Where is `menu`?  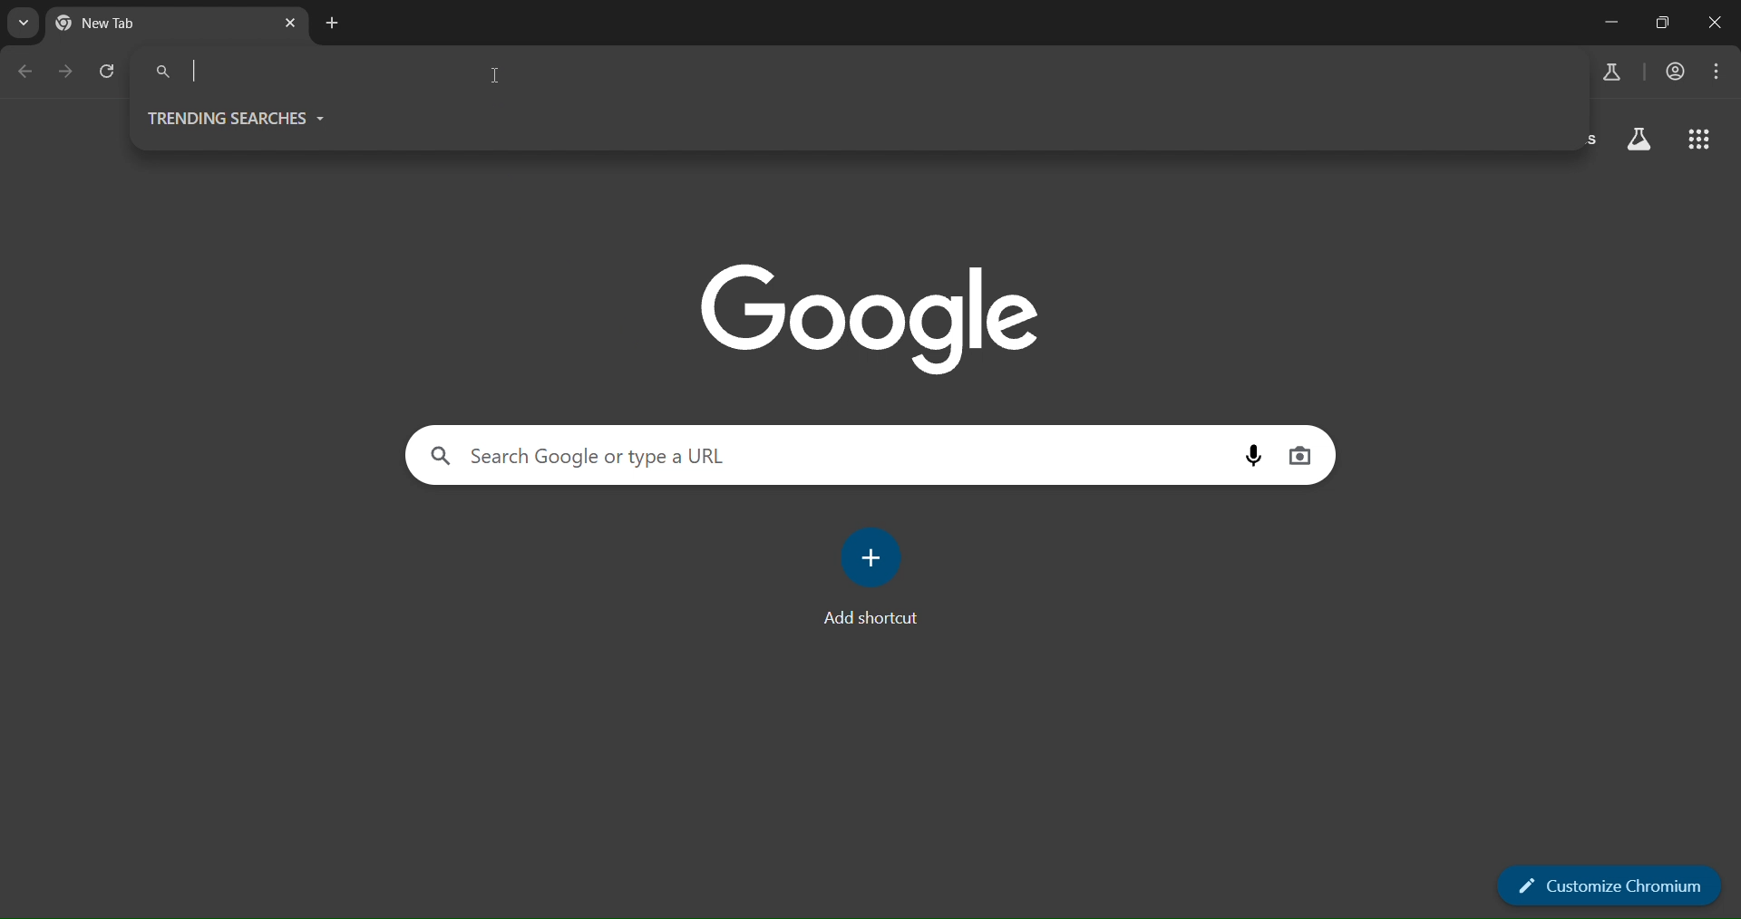
menu is located at coordinates (1720, 71).